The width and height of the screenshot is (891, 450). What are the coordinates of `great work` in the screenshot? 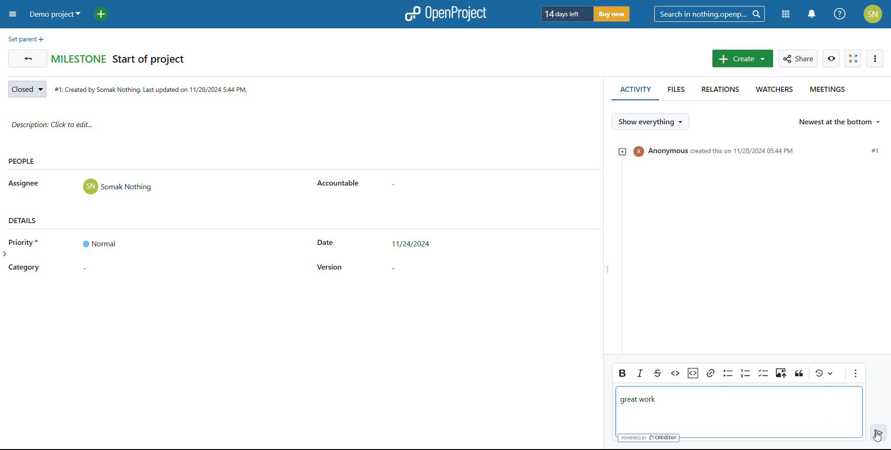 It's located at (639, 399).